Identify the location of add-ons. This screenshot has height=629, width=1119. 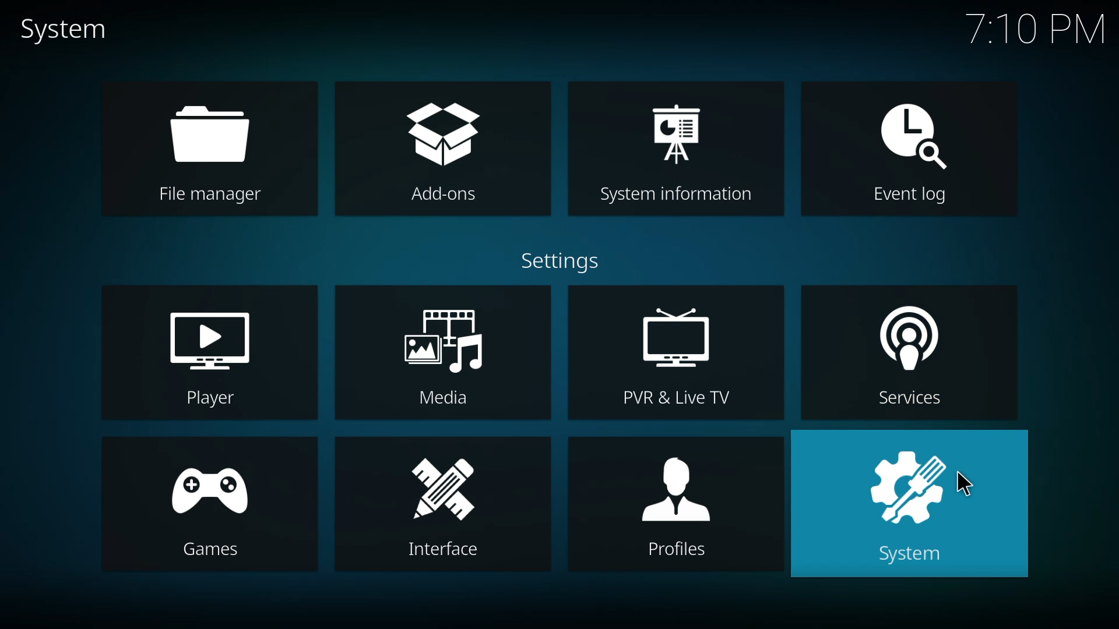
(439, 145).